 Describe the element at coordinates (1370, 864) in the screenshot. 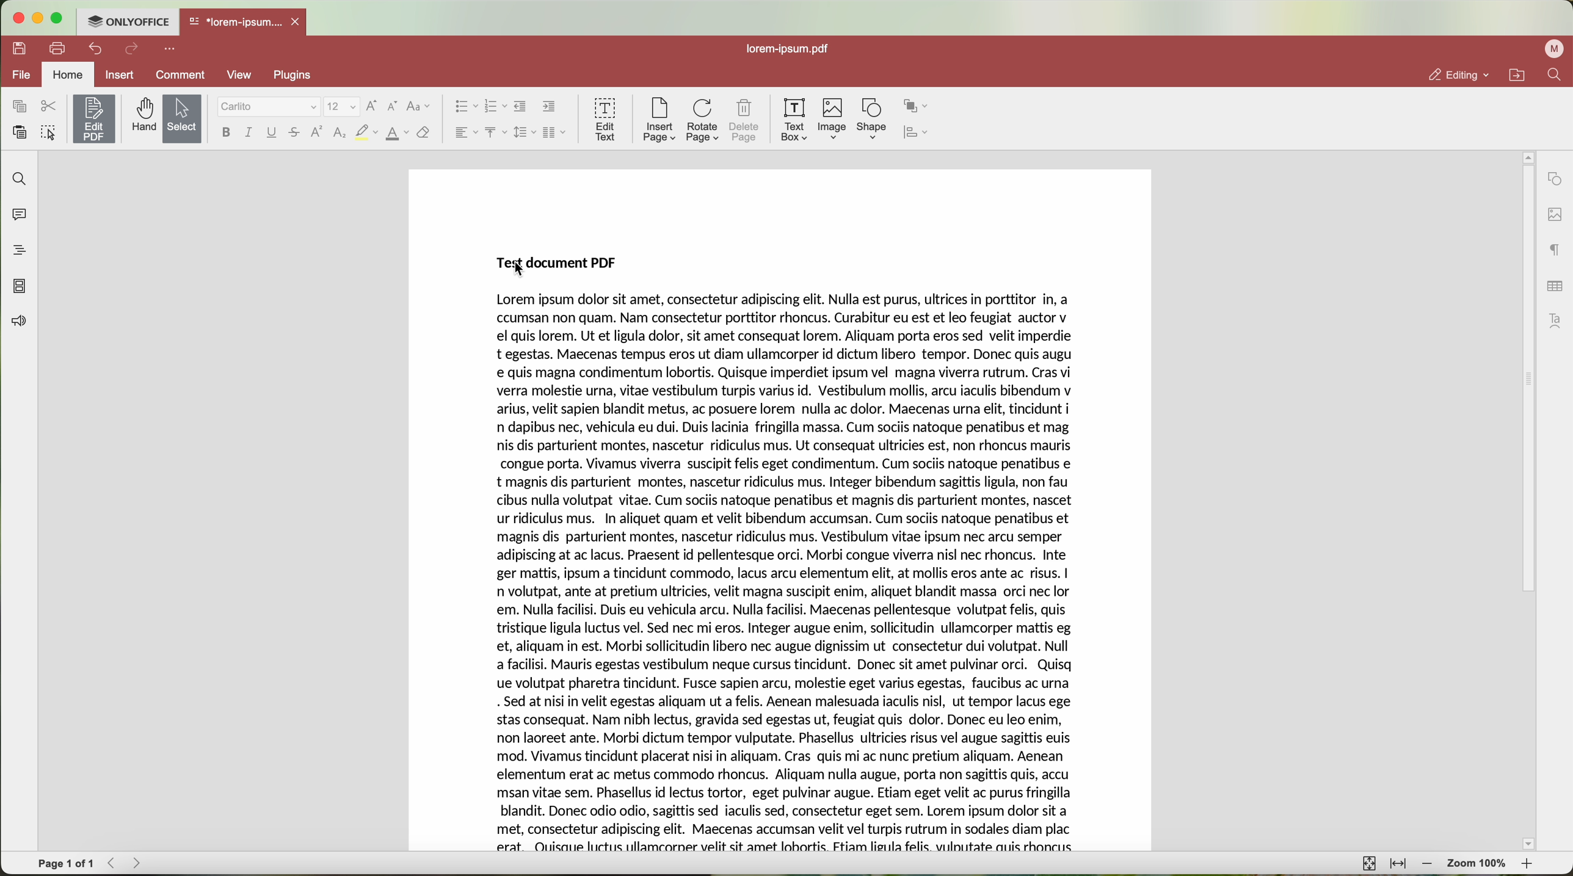

I see `fit to page` at that location.